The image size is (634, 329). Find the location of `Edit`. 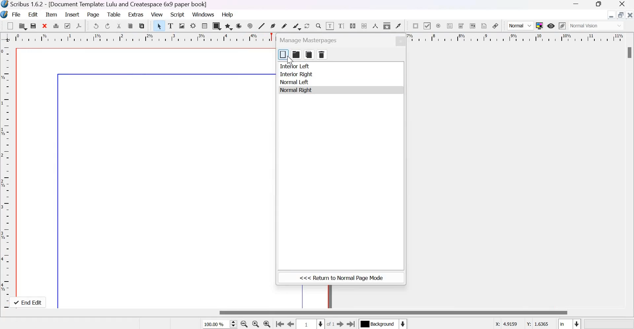

Edit is located at coordinates (34, 14).